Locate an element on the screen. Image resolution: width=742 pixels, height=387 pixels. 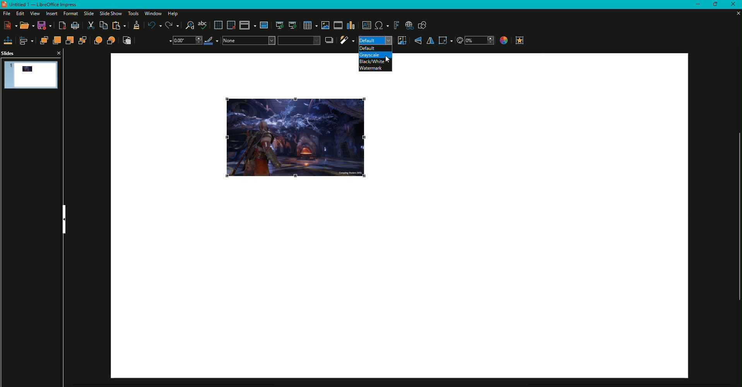
Cut is located at coordinates (91, 26).